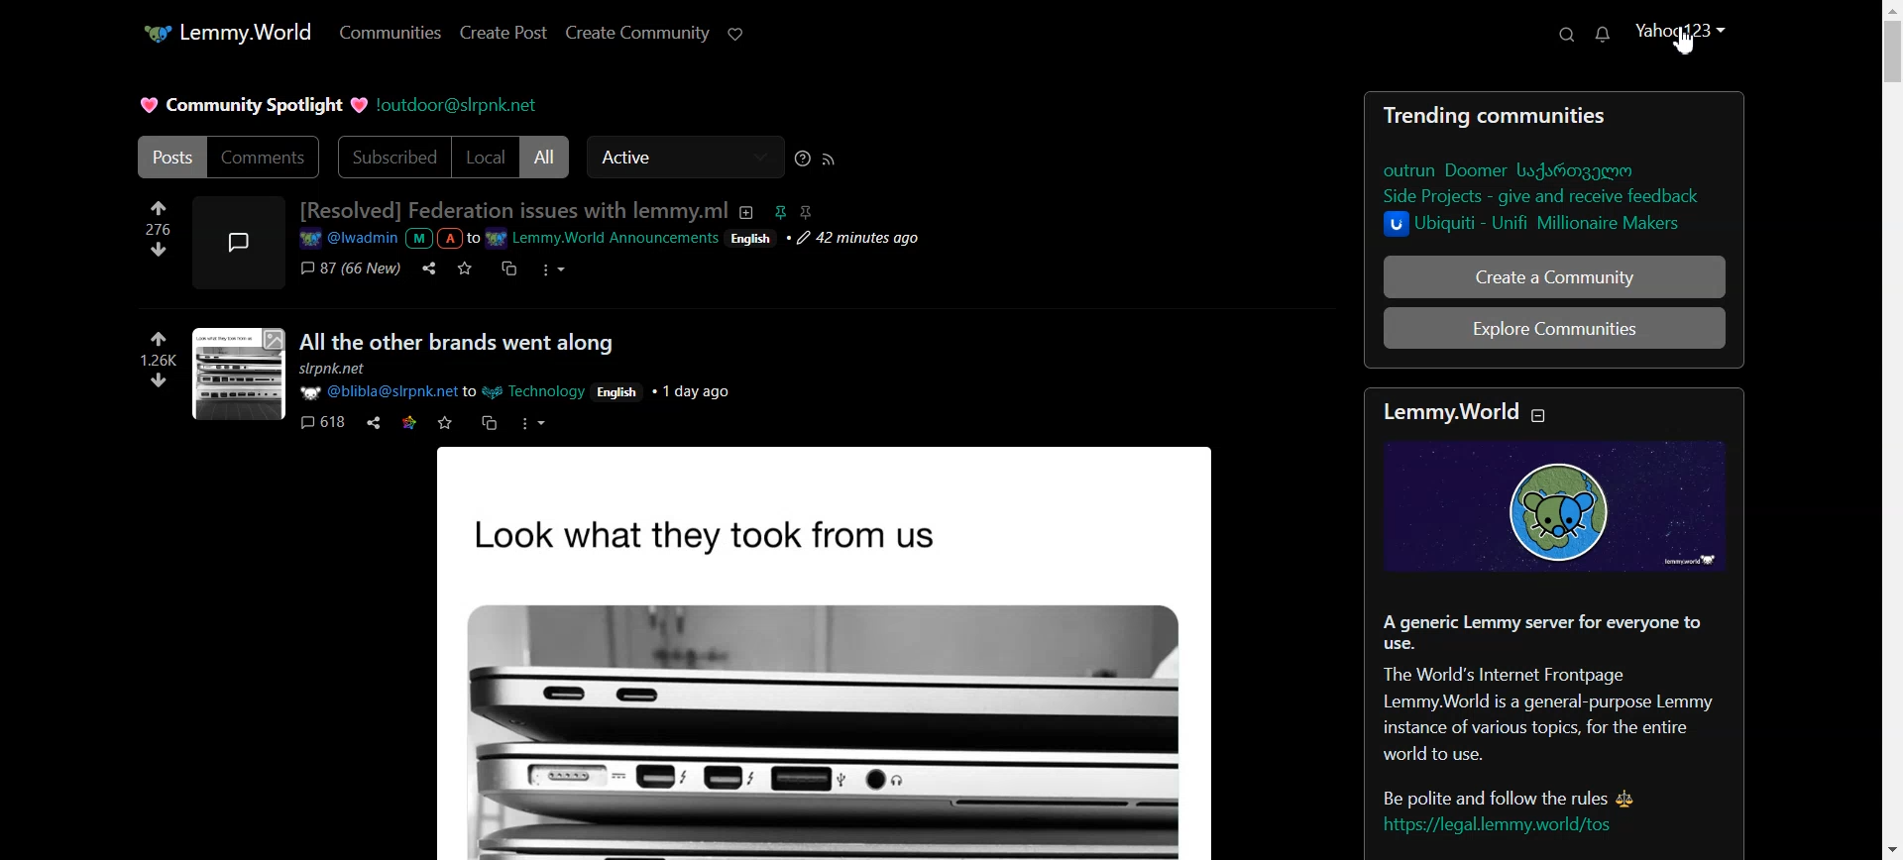 The image size is (1903, 860). Describe the element at coordinates (169, 156) in the screenshot. I see `Posts` at that location.